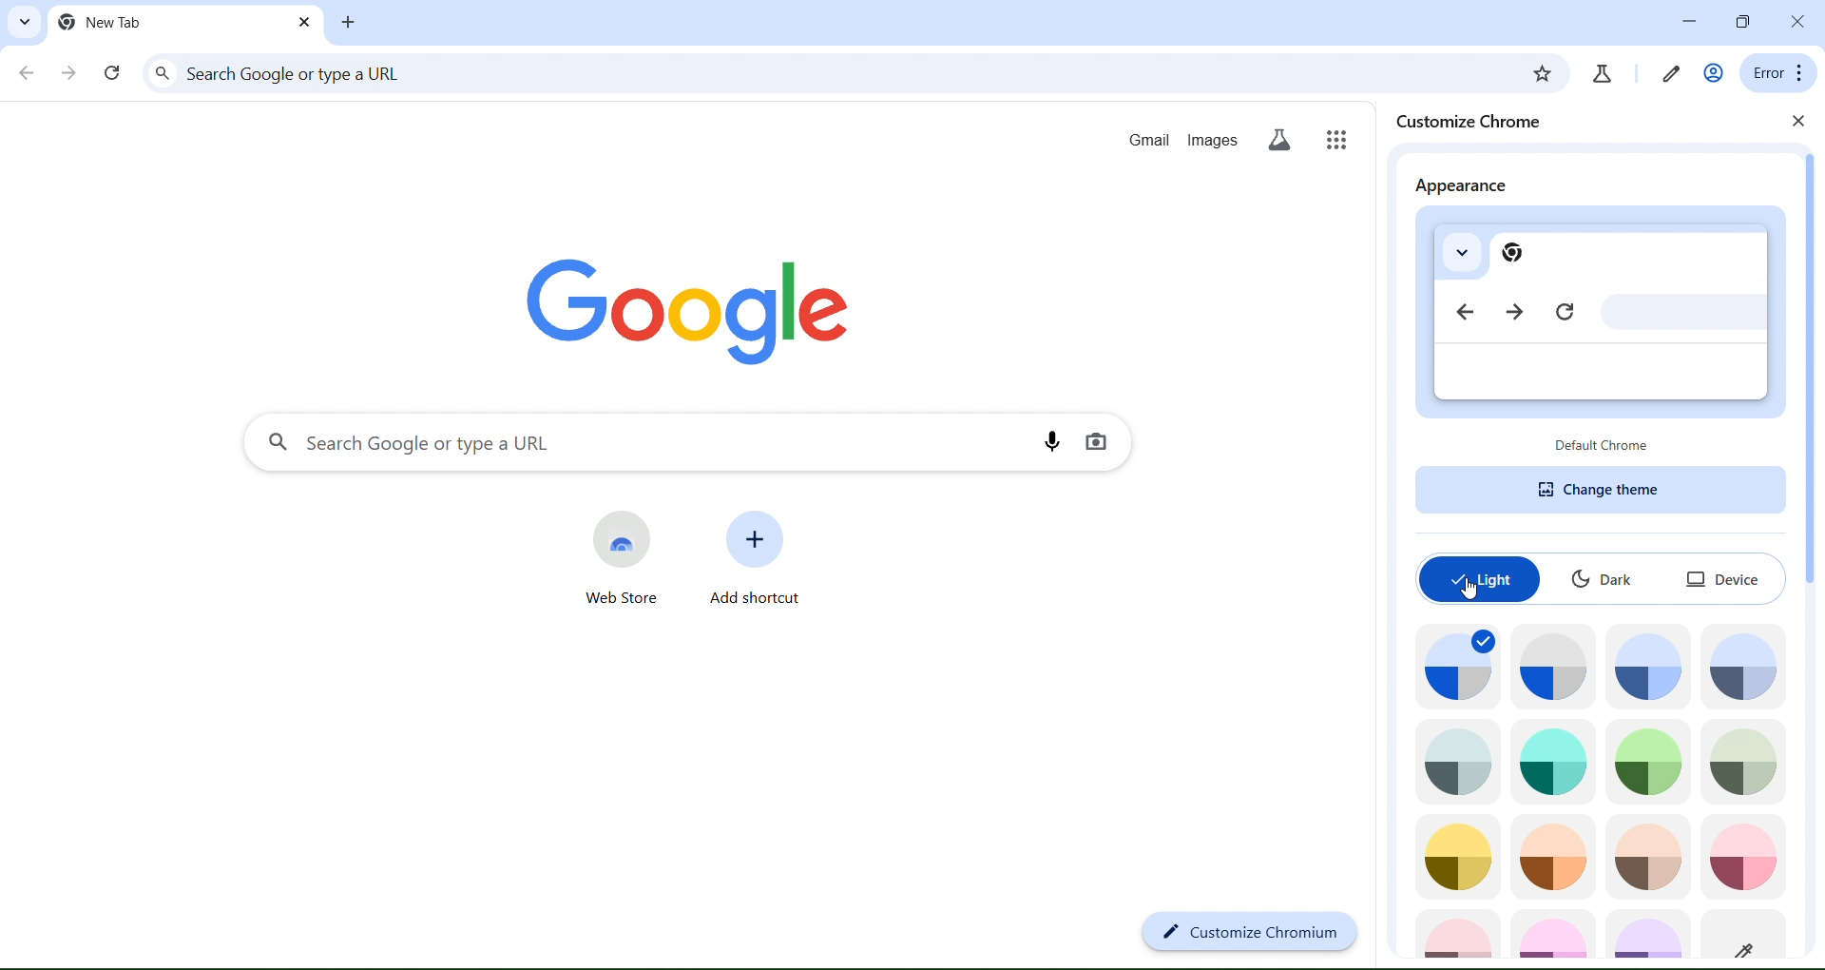  What do you see at coordinates (1553, 857) in the screenshot?
I see `image` at bounding box center [1553, 857].